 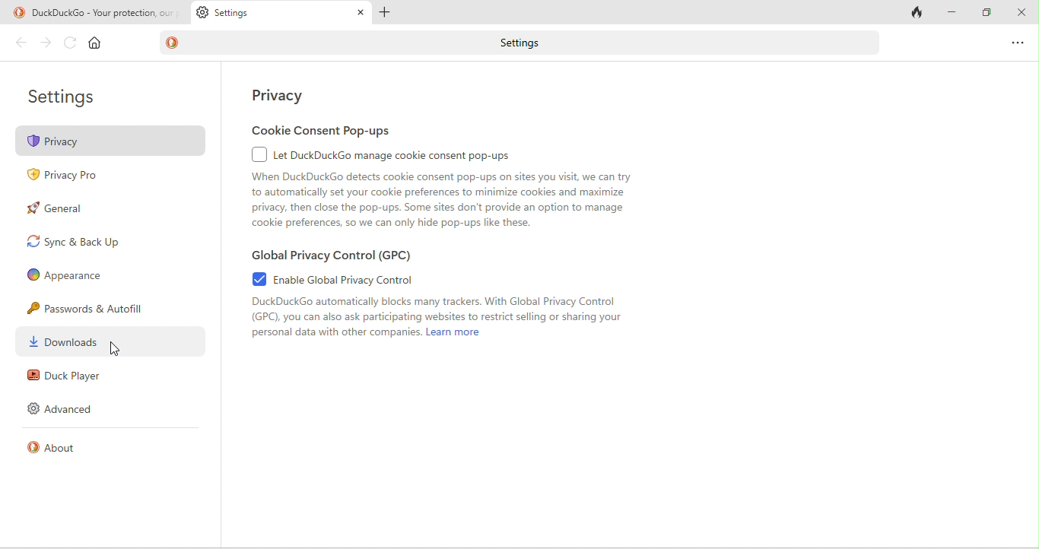 I want to click on tab, so click(x=283, y=14).